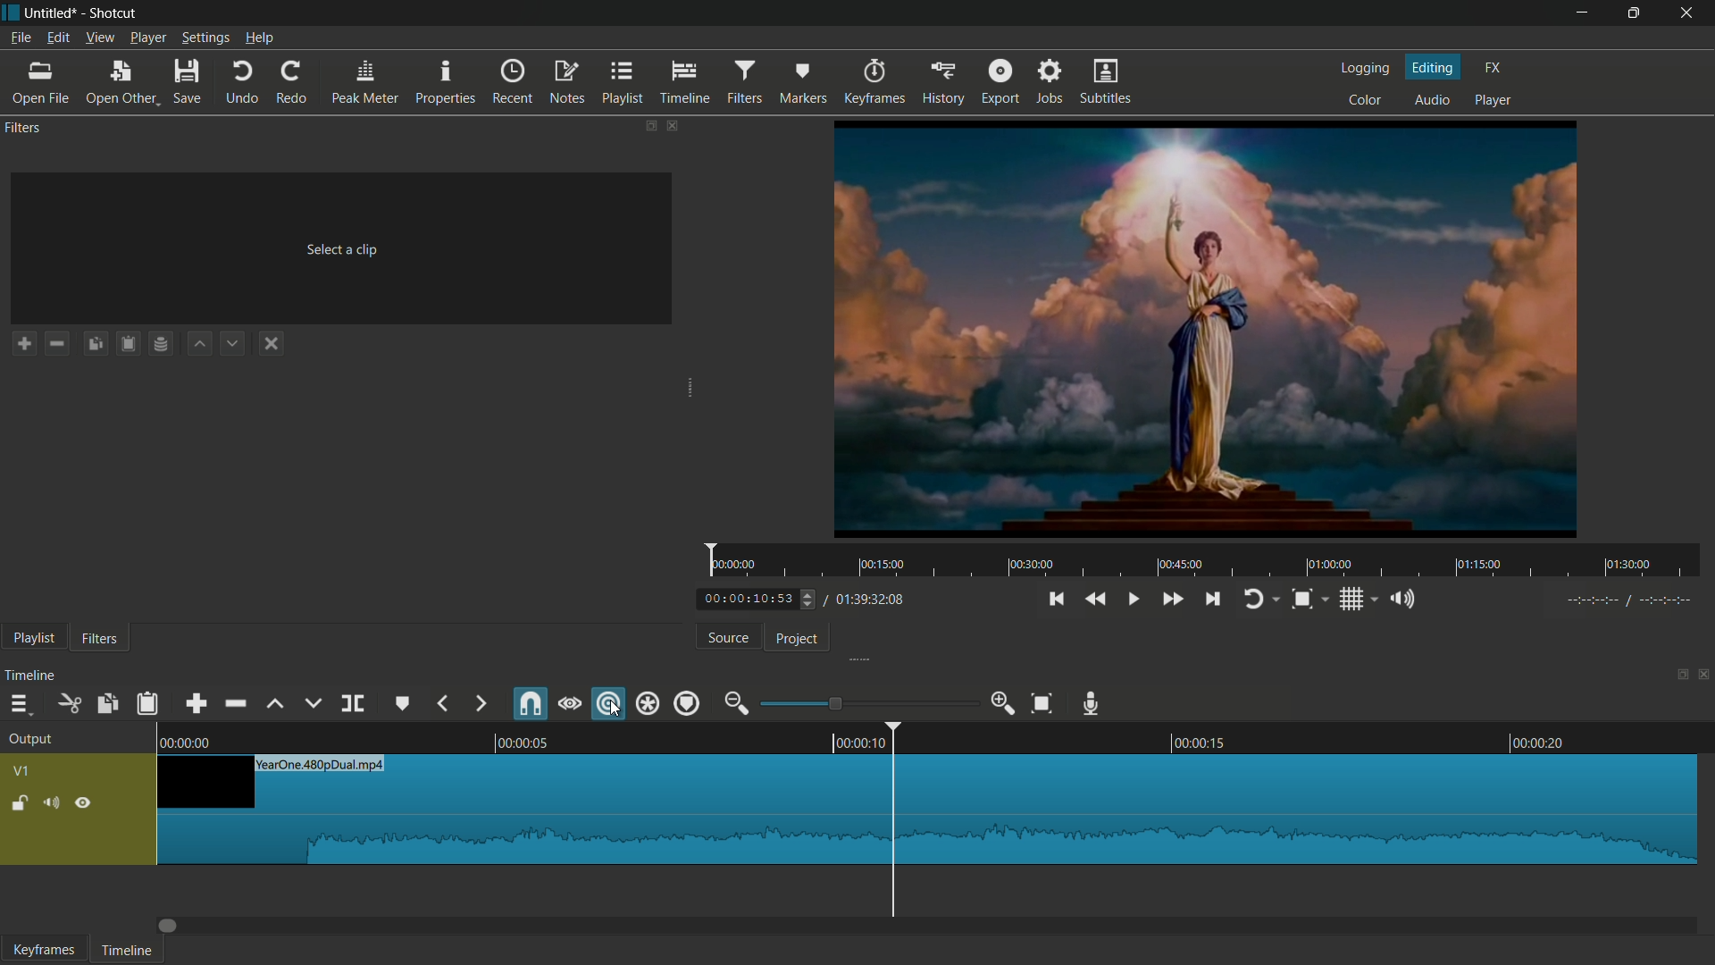  Describe the element at coordinates (1133, 599) in the screenshot. I see `toggle play or pause` at that location.